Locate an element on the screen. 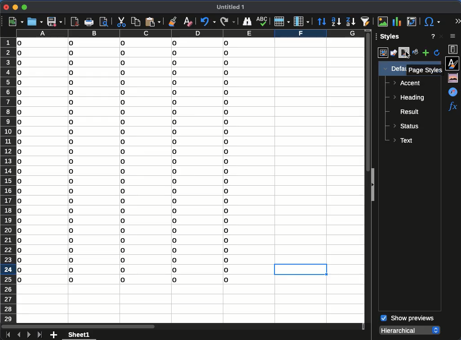 The image size is (461, 340). next sheet is located at coordinates (28, 335).